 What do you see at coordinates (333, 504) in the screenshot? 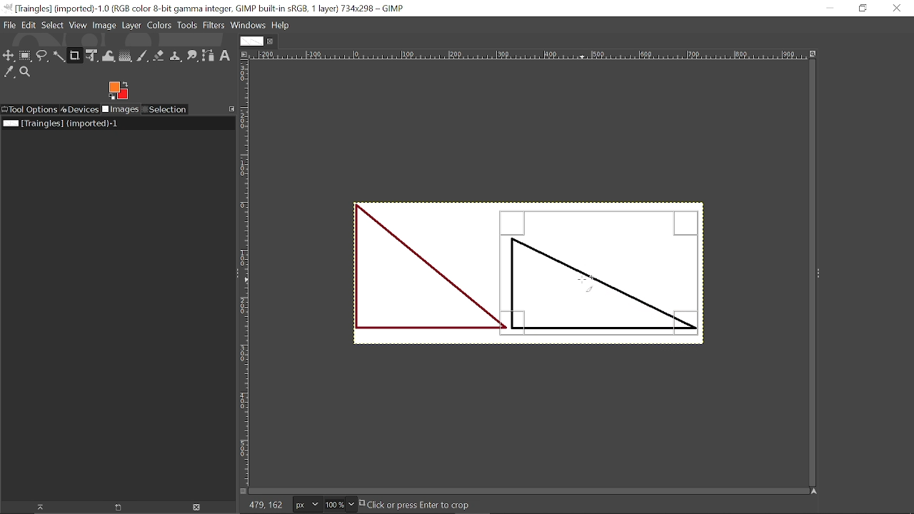
I see `Current zoom` at bounding box center [333, 504].